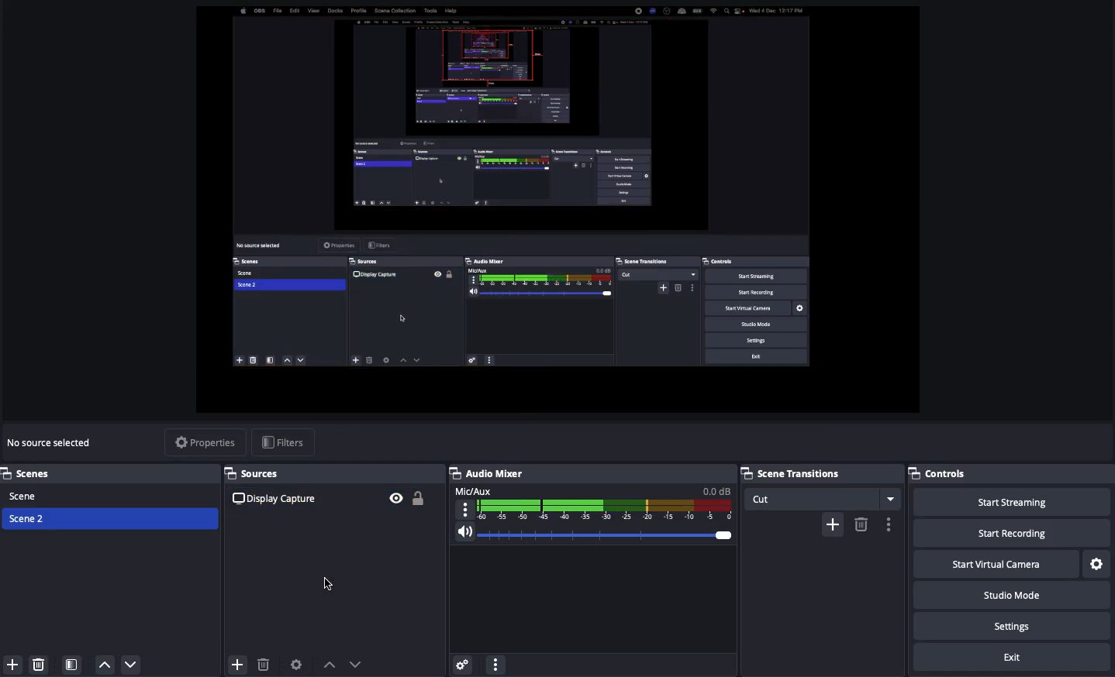 This screenshot has width=1115, height=677. Describe the element at coordinates (15, 664) in the screenshot. I see `Add` at that location.